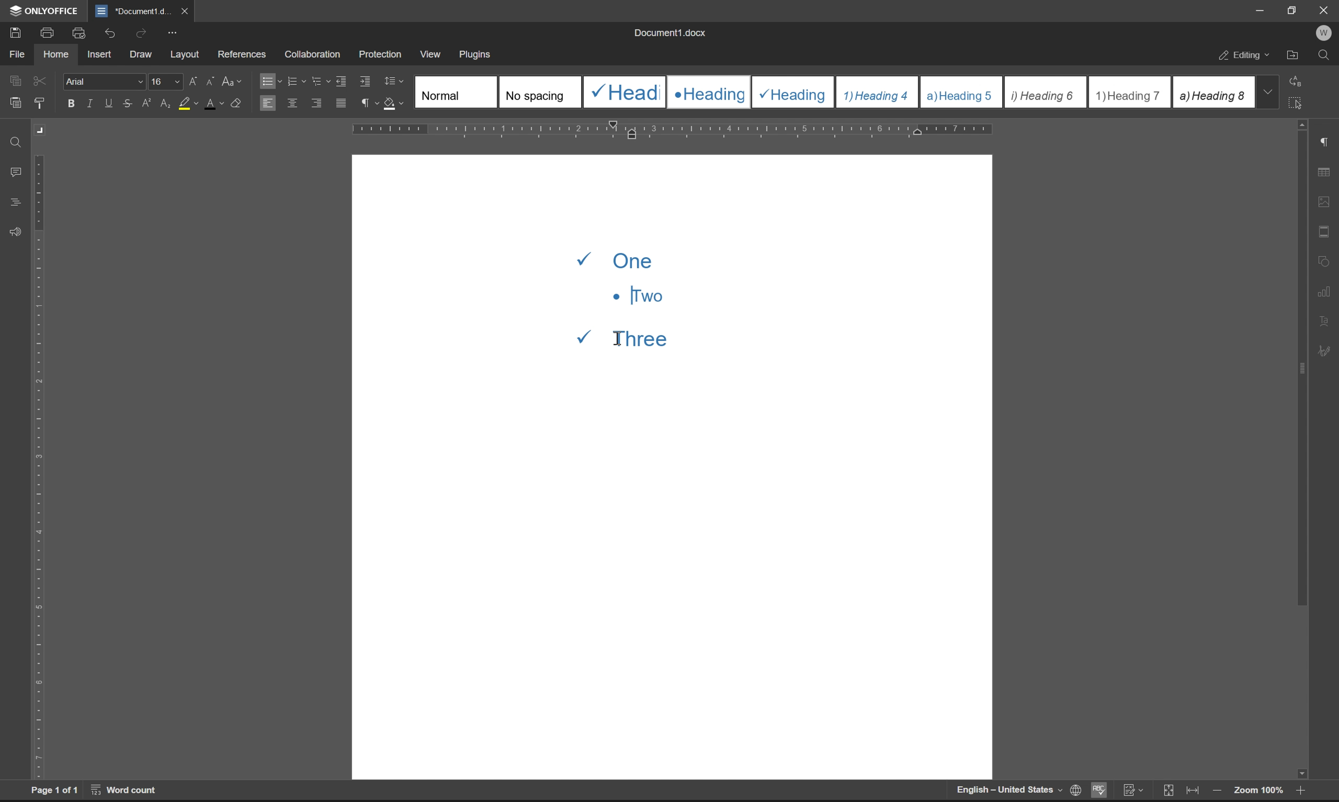  I want to click on English-United States, so click(1008, 790).